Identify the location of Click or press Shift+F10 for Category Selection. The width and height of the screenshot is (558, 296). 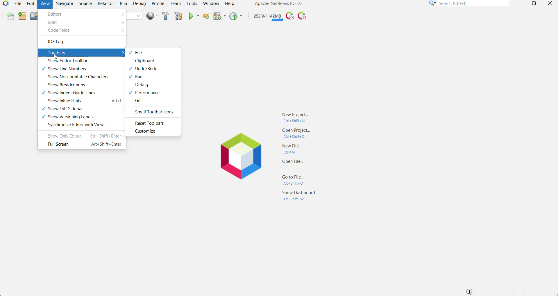
(432, 3).